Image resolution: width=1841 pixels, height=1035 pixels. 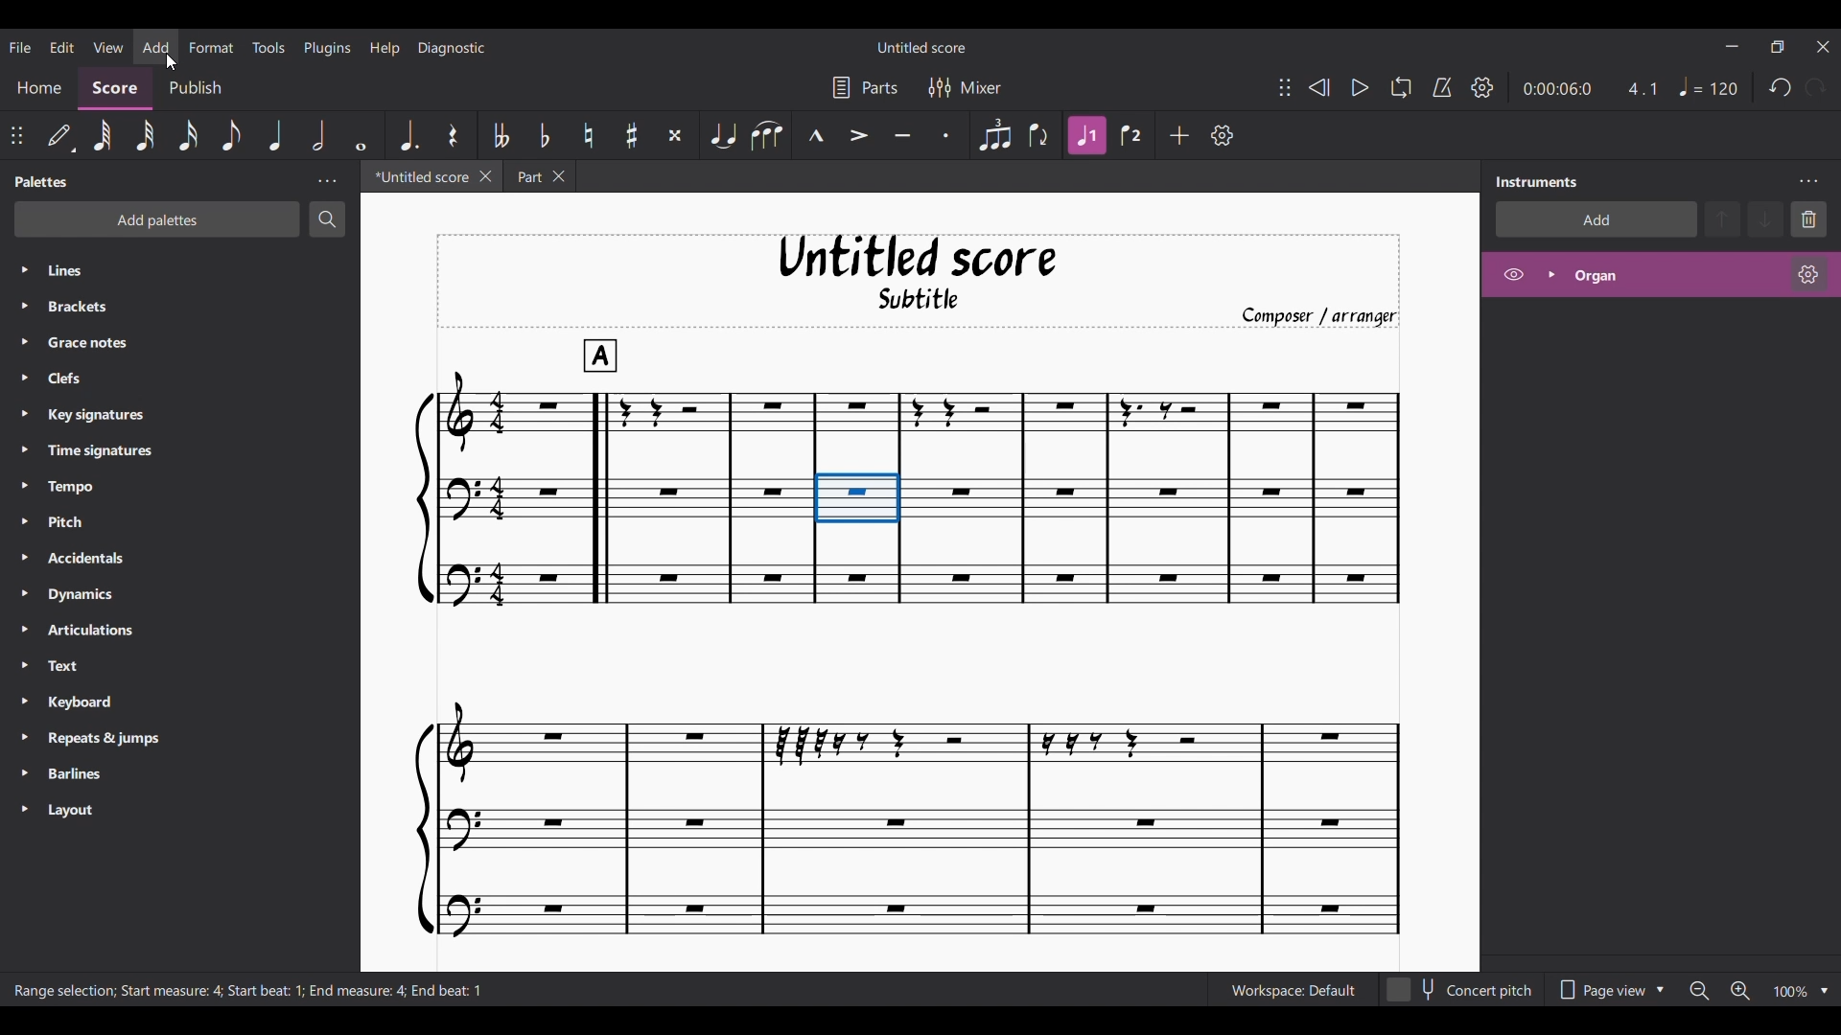 I want to click on Marcato, so click(x=816, y=136).